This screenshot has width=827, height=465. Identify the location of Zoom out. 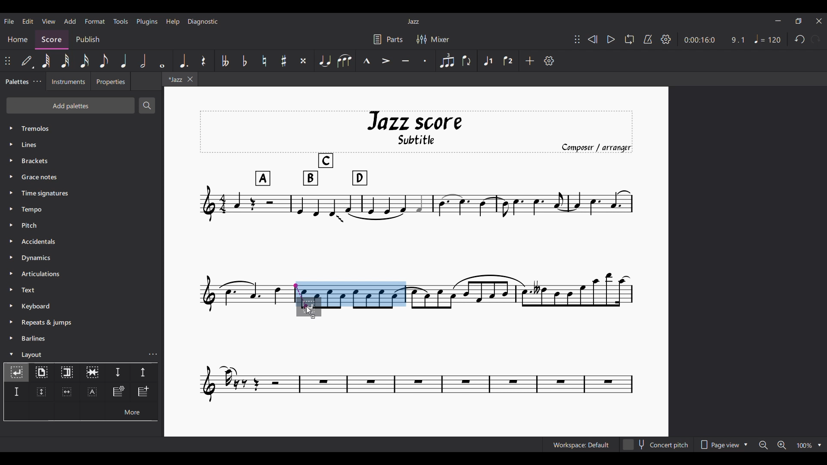
(763, 445).